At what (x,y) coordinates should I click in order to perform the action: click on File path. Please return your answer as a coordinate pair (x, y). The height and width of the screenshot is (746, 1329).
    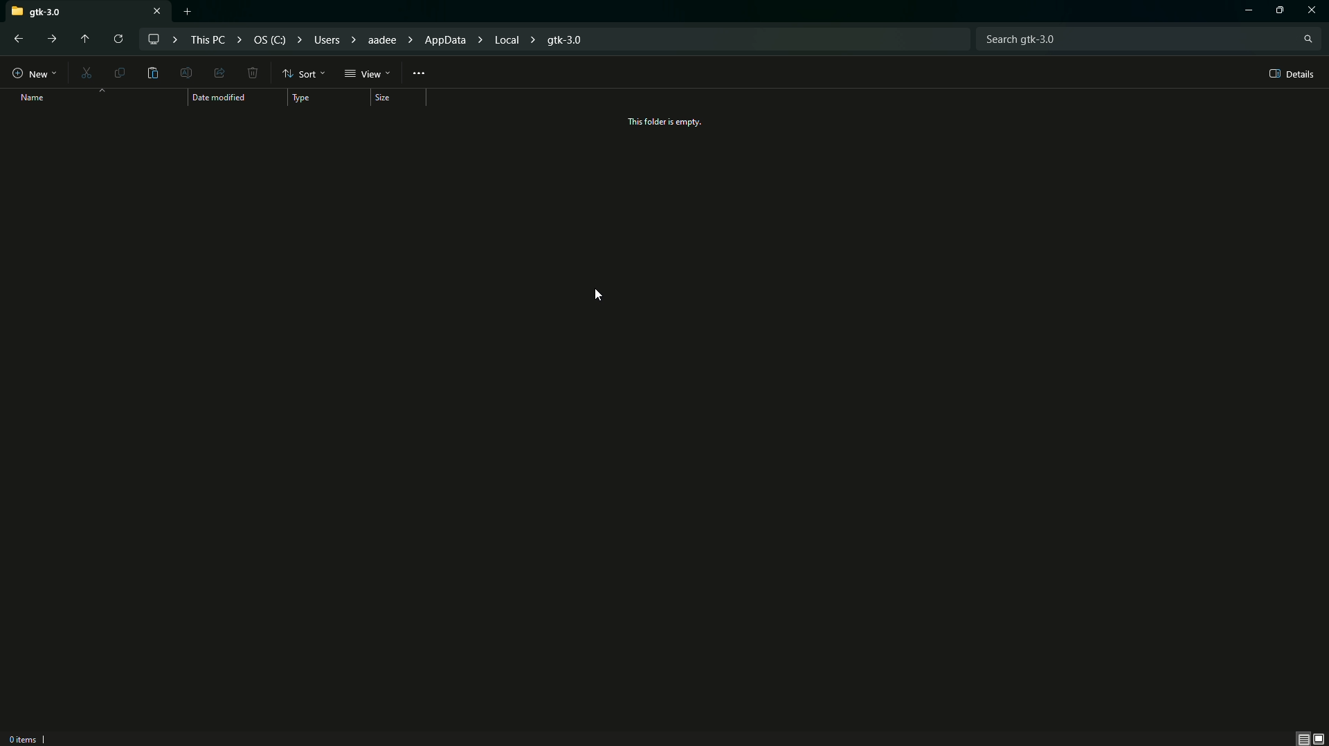
    Looking at the image, I should click on (373, 39).